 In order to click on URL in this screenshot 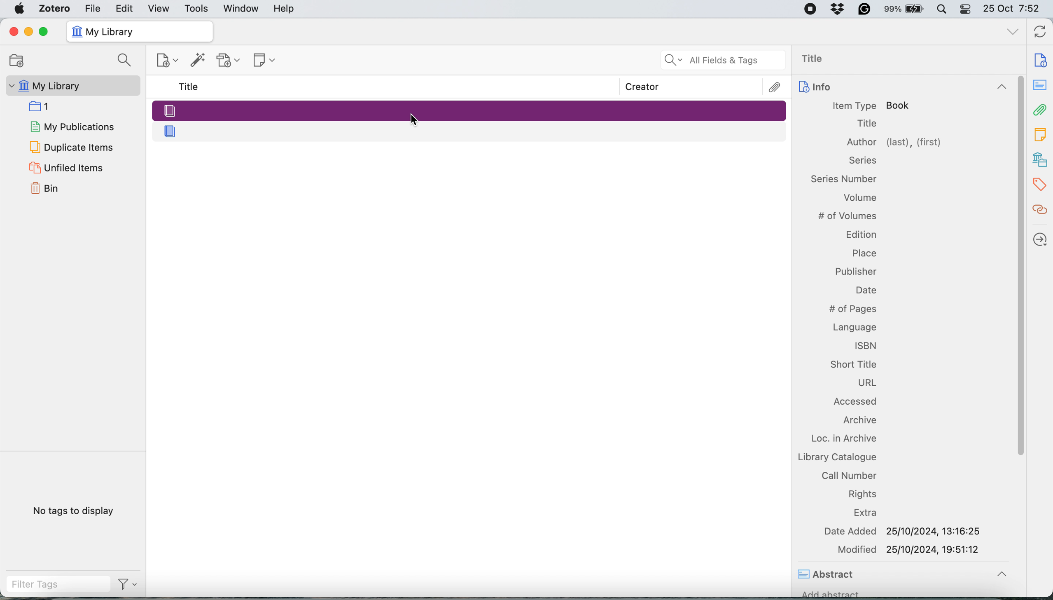, I will do `click(867, 383)`.